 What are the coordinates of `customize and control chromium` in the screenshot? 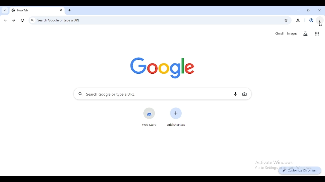 It's located at (319, 20).